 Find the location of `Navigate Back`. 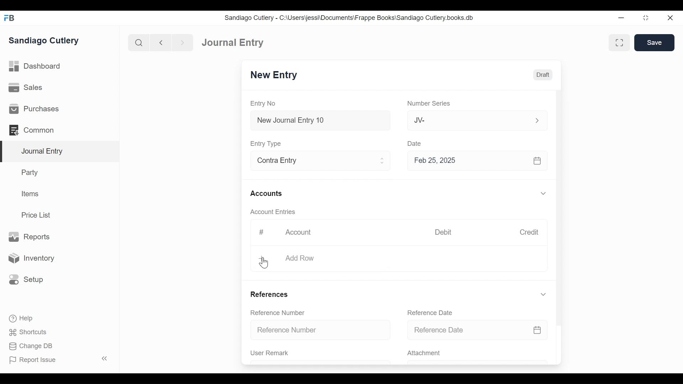

Navigate Back is located at coordinates (161, 43).